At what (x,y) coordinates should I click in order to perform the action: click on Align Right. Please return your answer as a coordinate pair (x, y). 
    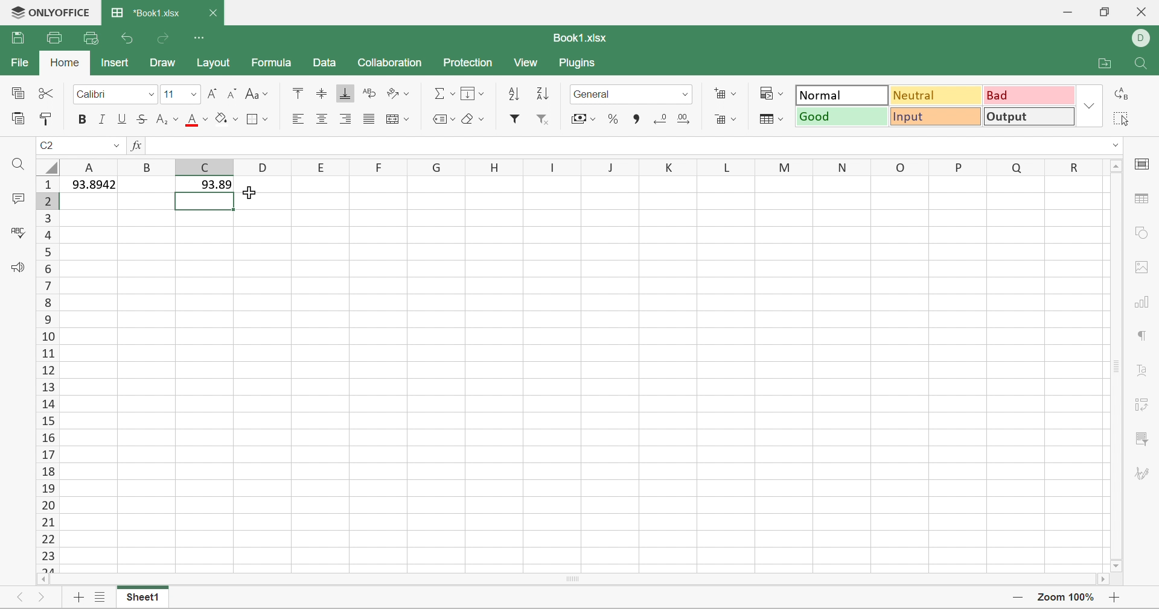
    Looking at the image, I should click on (346, 117).